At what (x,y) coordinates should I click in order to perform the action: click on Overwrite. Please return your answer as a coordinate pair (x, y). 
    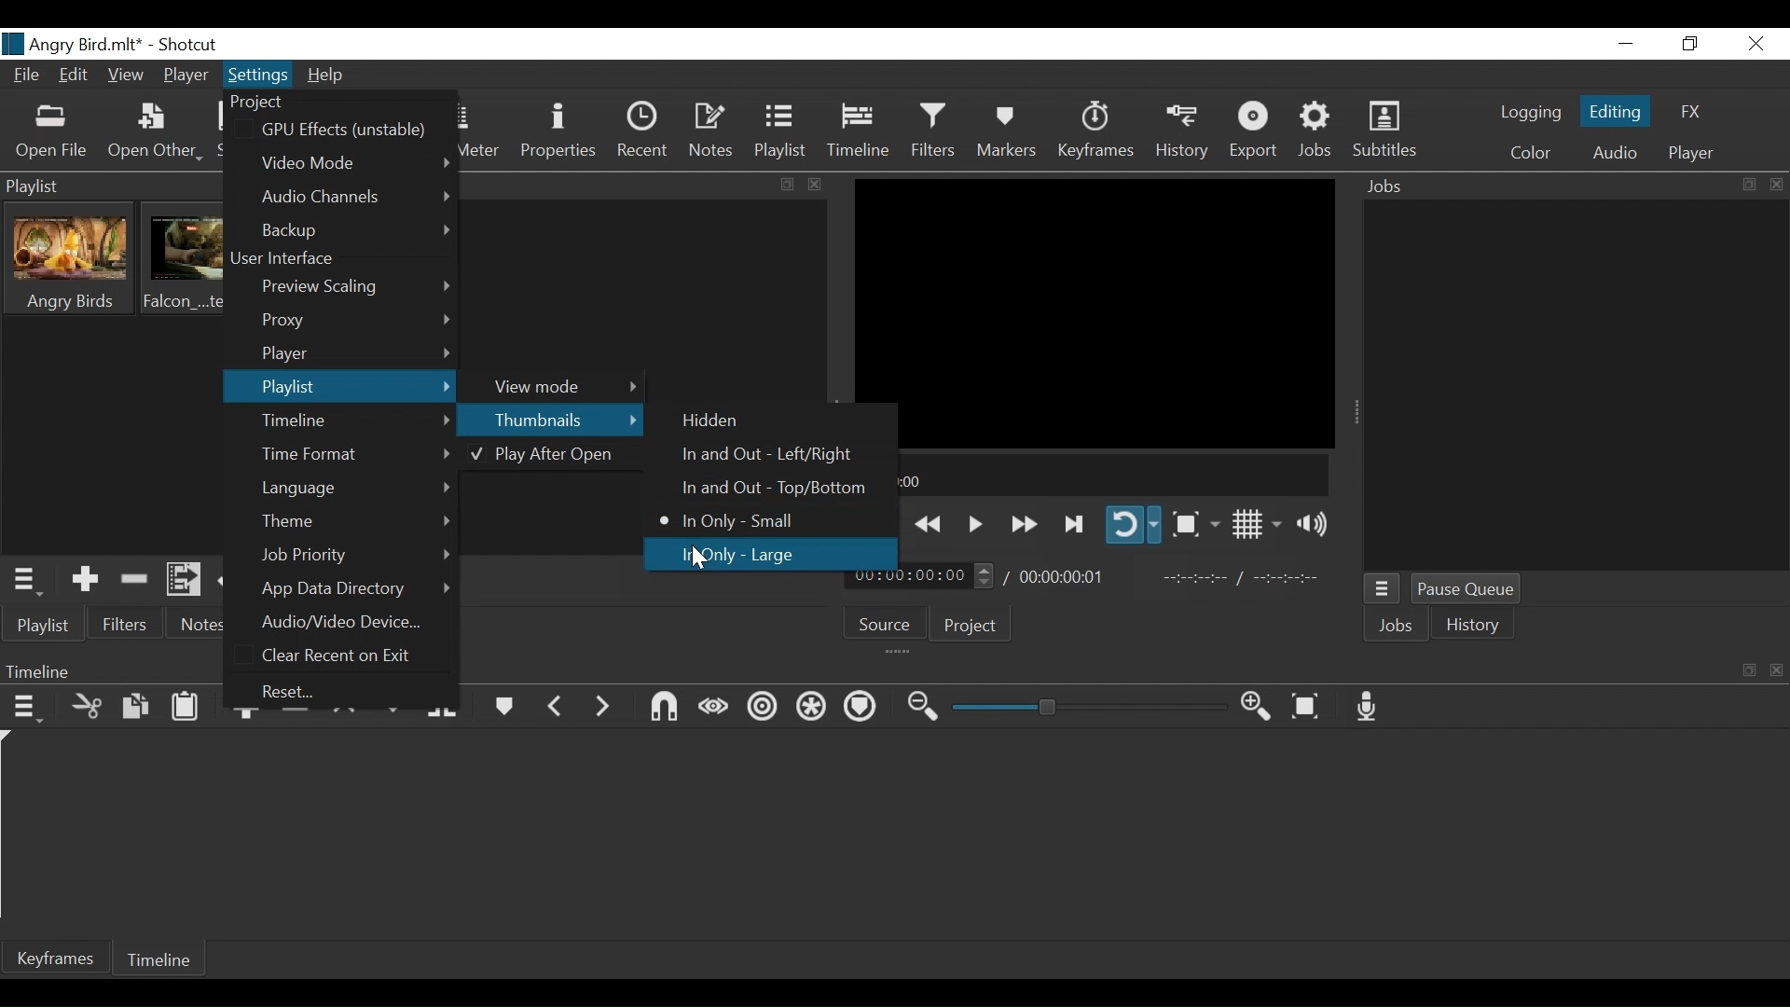
    Looking at the image, I should click on (394, 709).